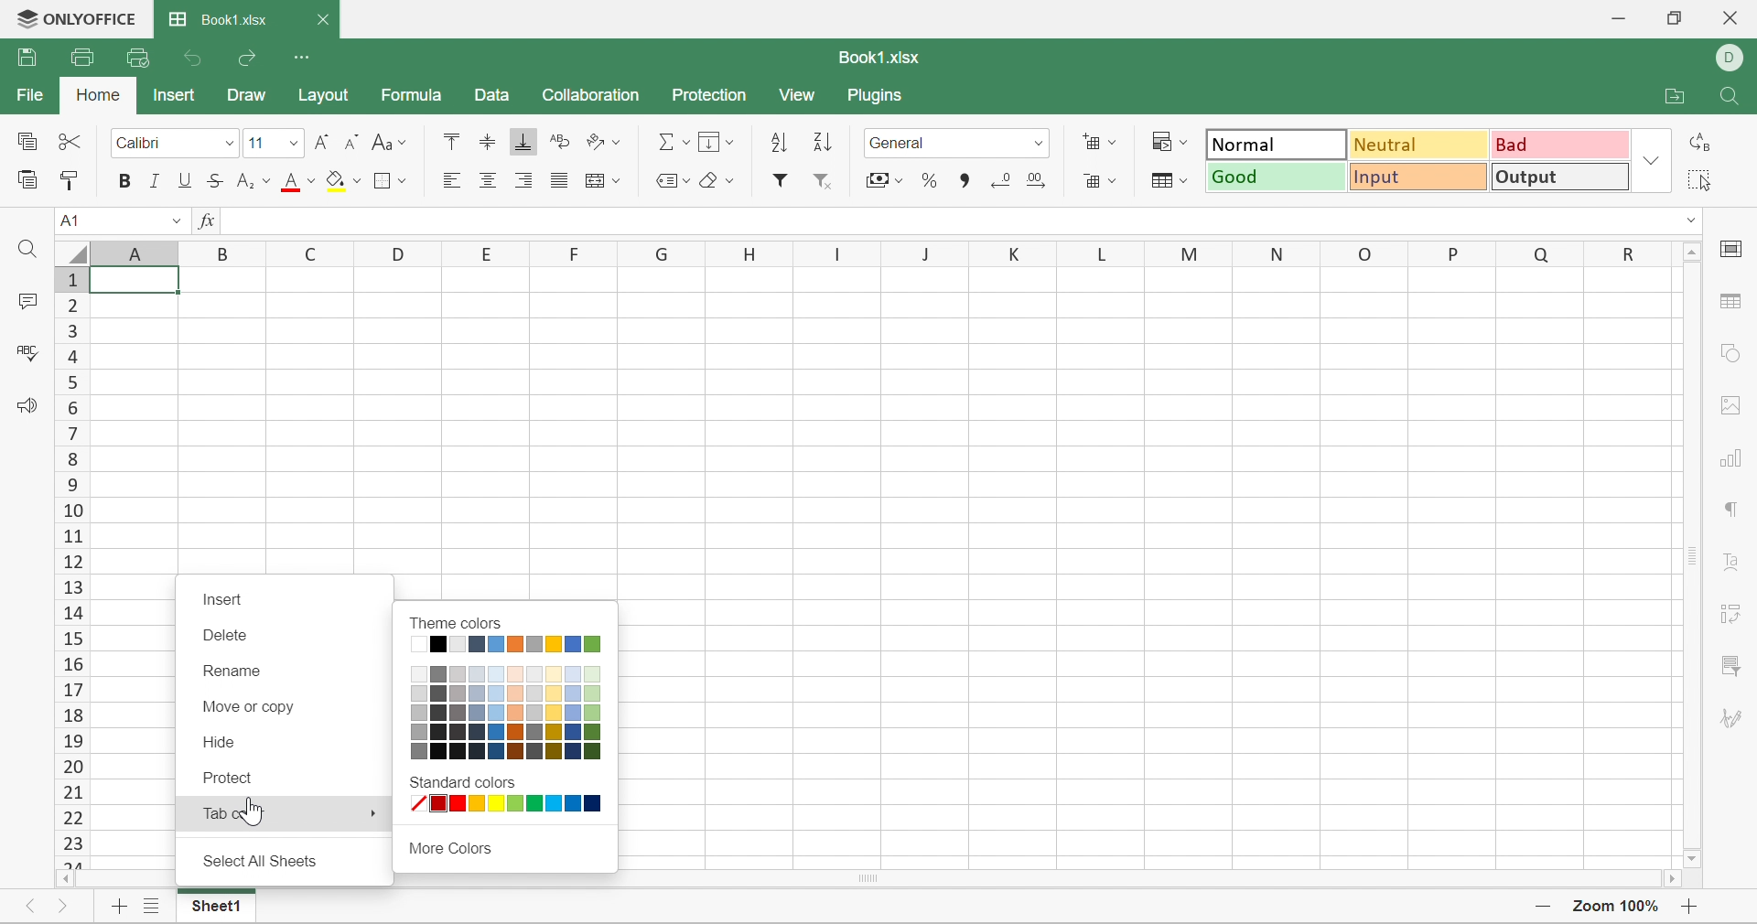  I want to click on Drop Down, so click(167, 220).